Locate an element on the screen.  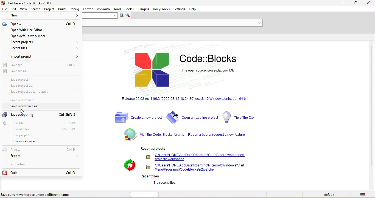
tools++ is located at coordinates (130, 9).